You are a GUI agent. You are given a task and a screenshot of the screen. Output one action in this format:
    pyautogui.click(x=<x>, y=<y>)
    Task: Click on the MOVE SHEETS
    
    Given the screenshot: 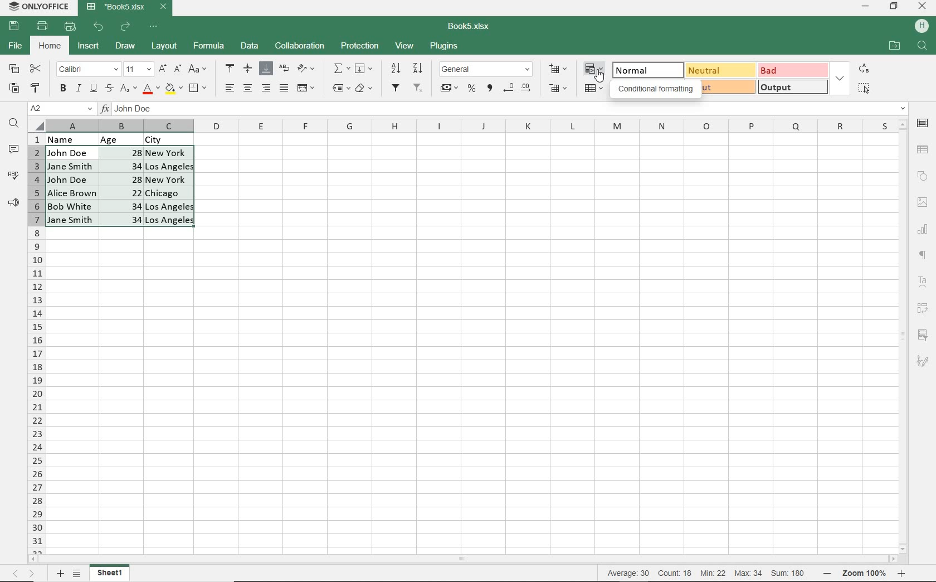 What is the action you would take?
    pyautogui.click(x=23, y=574)
    